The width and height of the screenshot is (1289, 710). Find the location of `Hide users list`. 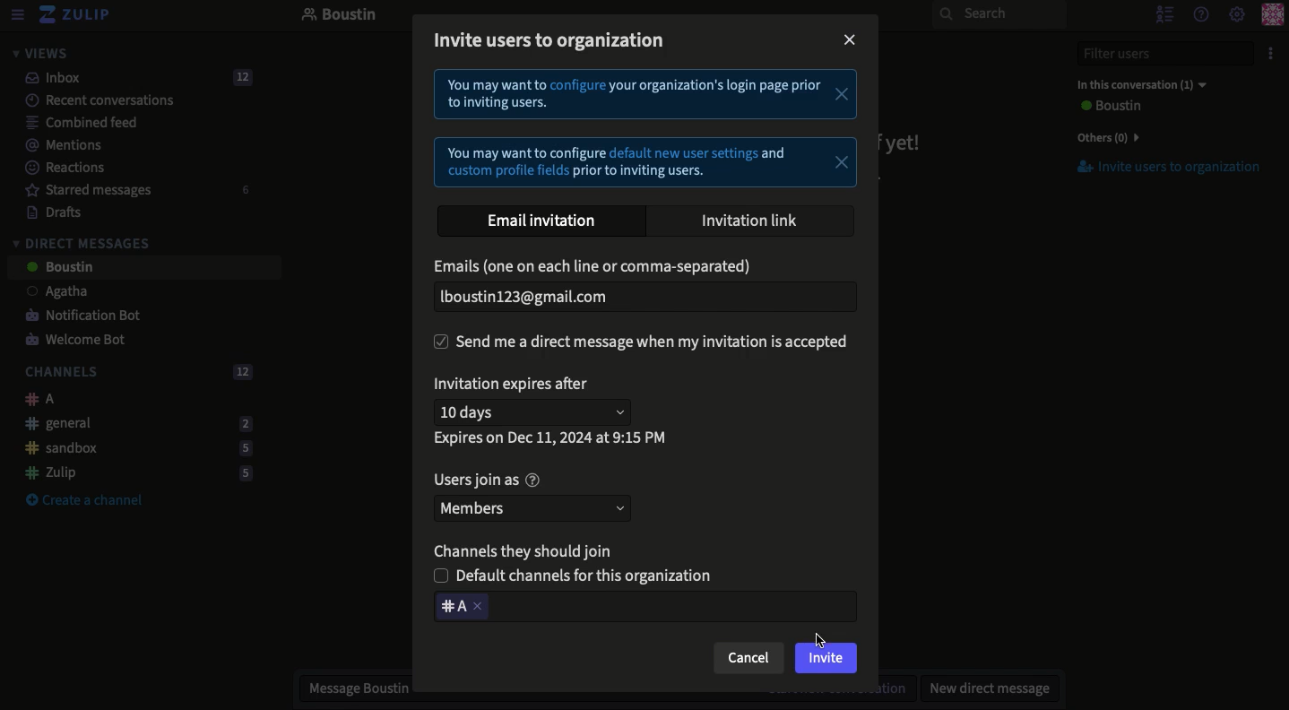

Hide users list is located at coordinates (1163, 13).